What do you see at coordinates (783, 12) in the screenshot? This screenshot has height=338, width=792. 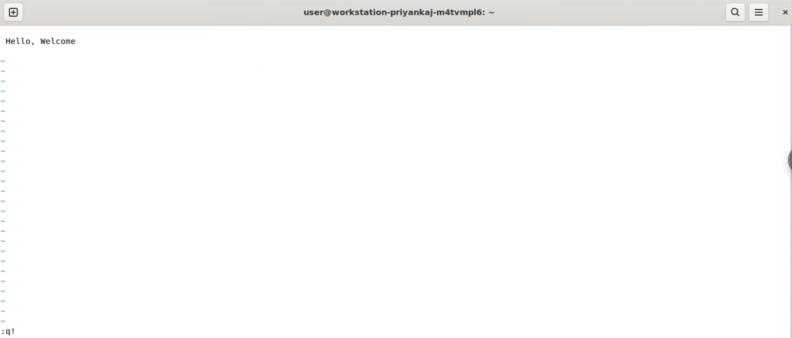 I see `close` at bounding box center [783, 12].